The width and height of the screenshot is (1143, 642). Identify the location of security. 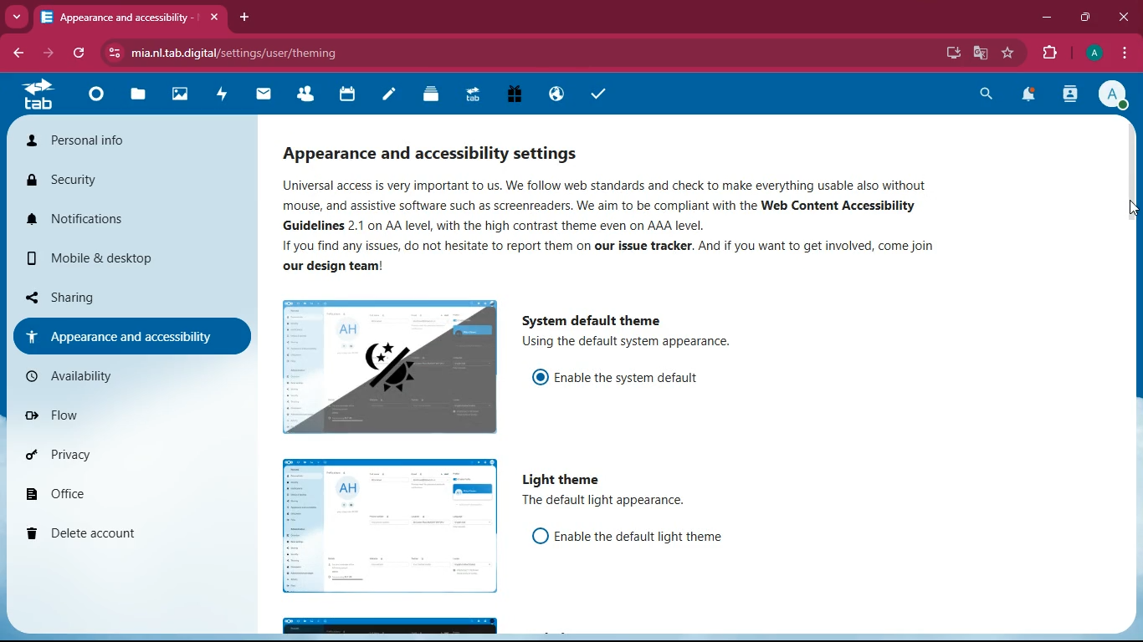
(110, 182).